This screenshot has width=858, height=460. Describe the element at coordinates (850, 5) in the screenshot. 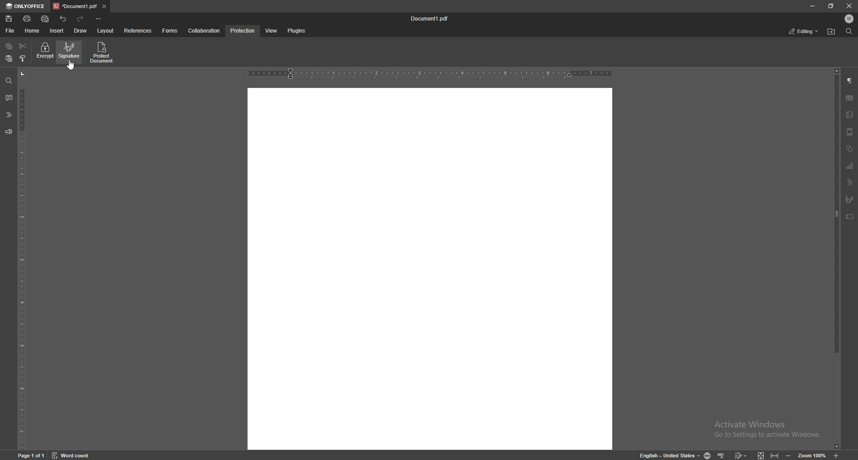

I see `close` at that location.